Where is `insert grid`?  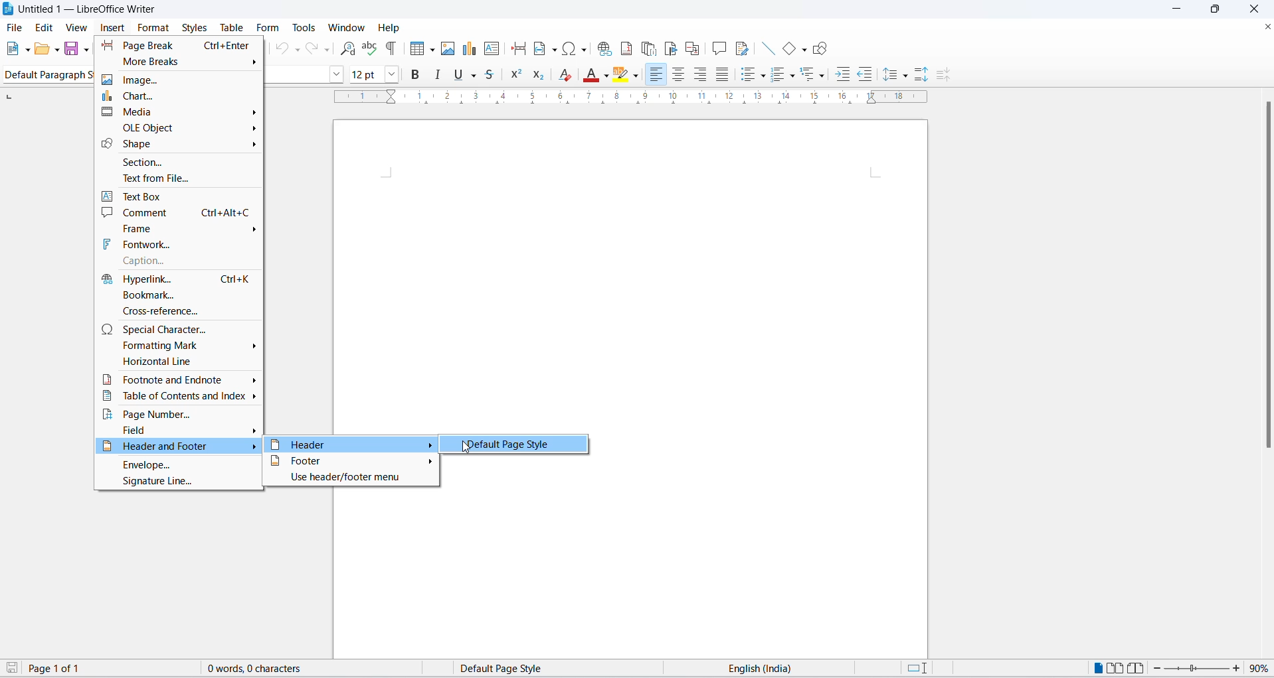
insert grid is located at coordinates (414, 49).